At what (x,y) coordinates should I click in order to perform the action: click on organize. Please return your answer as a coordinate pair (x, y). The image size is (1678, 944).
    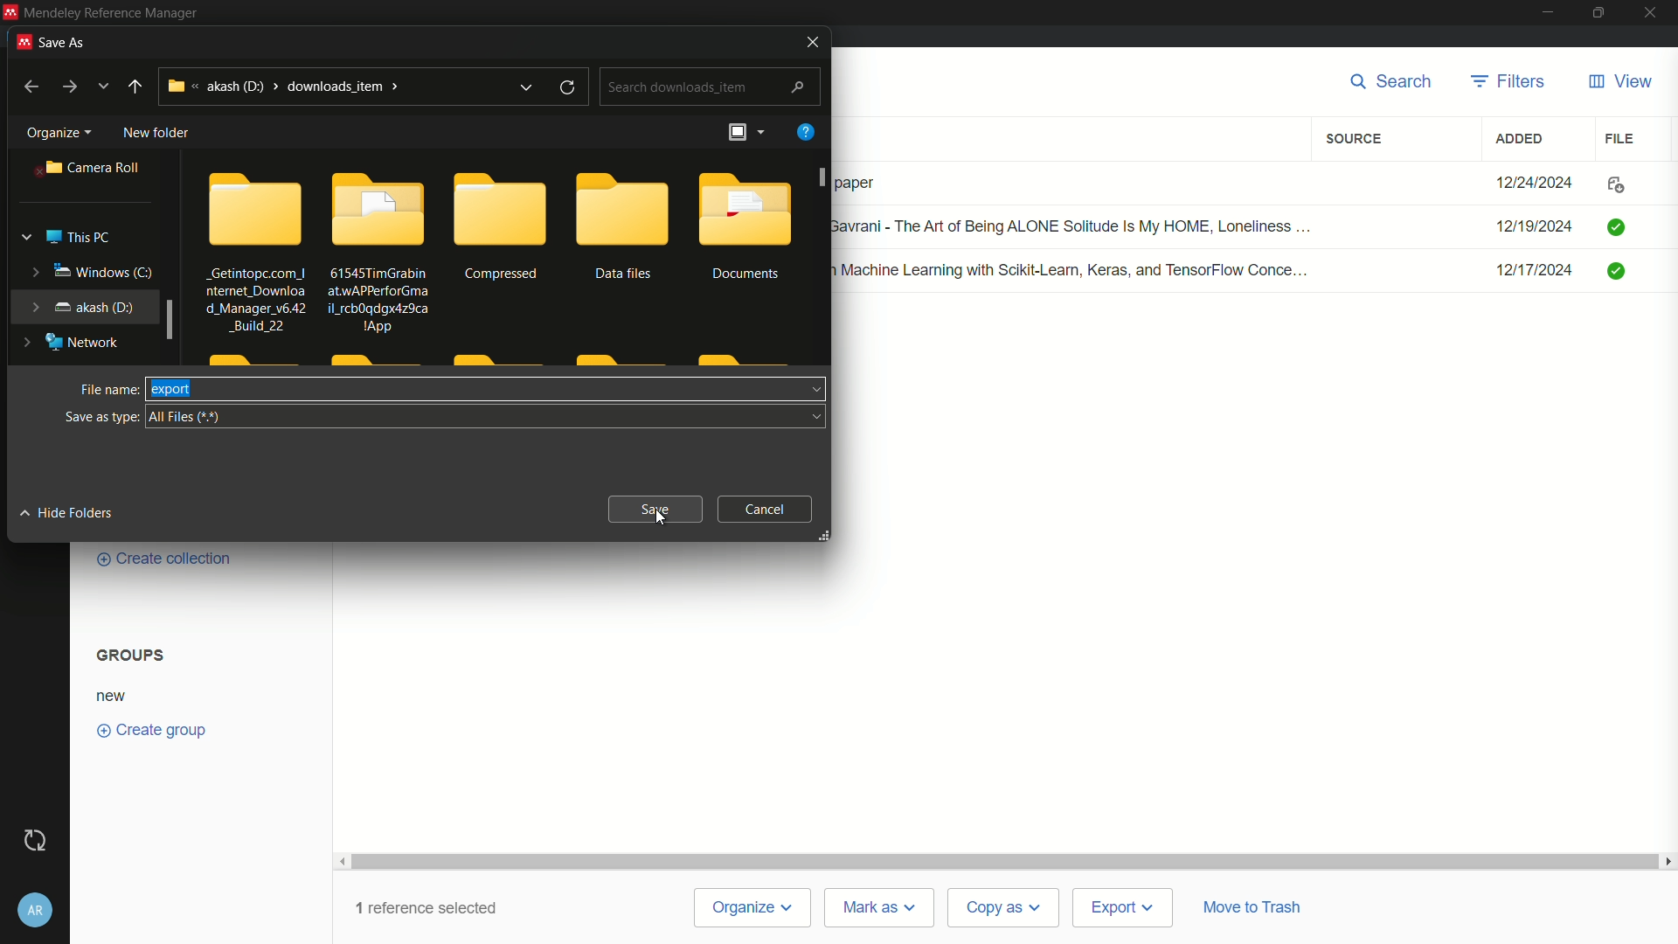
    Looking at the image, I should click on (57, 133).